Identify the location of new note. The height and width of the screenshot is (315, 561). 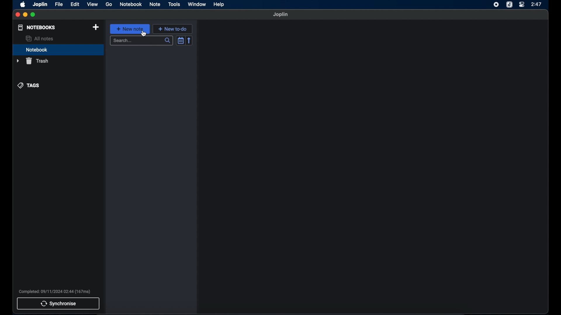
(130, 29).